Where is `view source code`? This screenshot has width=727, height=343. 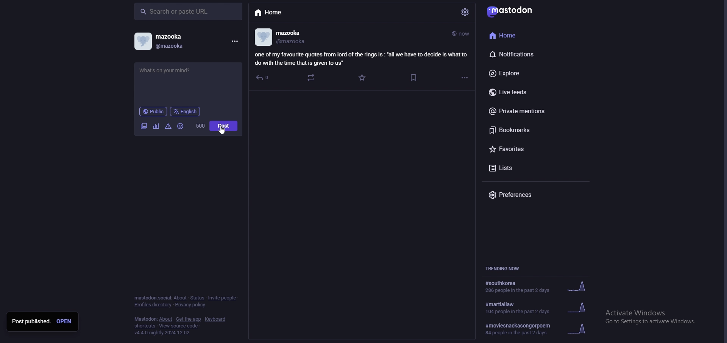 view source code is located at coordinates (179, 326).